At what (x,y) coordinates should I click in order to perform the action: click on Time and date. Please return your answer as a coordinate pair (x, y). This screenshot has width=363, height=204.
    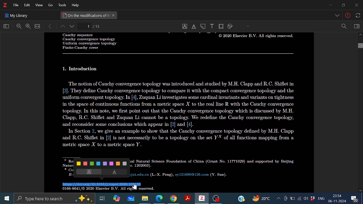
    Looking at the image, I should click on (337, 199).